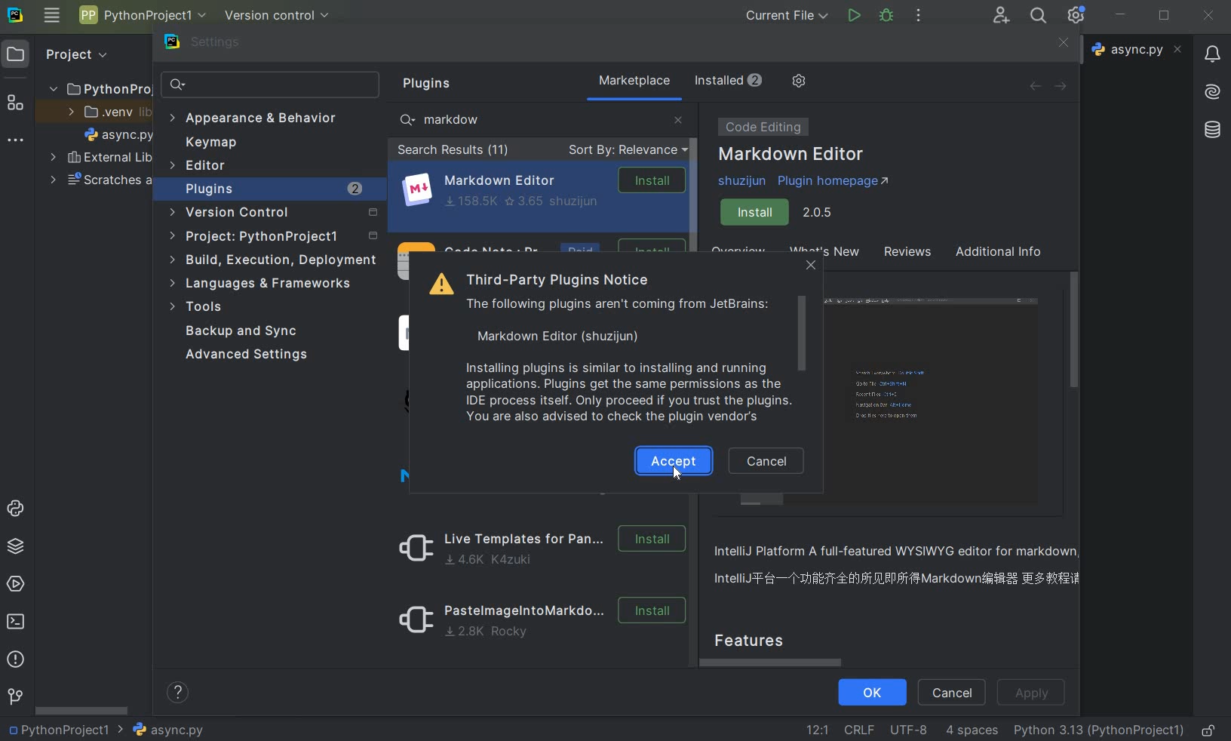 The width and height of the screenshot is (1231, 741). I want to click on tools, so click(200, 309).